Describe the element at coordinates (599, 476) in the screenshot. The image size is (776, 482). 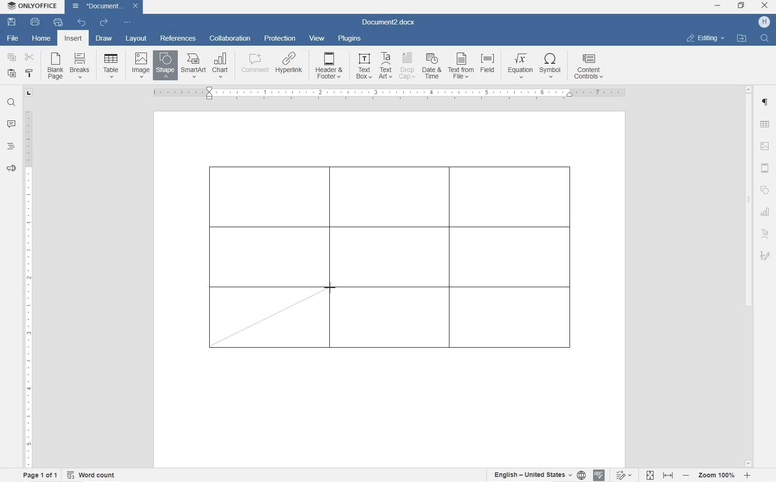
I see `spell check` at that location.